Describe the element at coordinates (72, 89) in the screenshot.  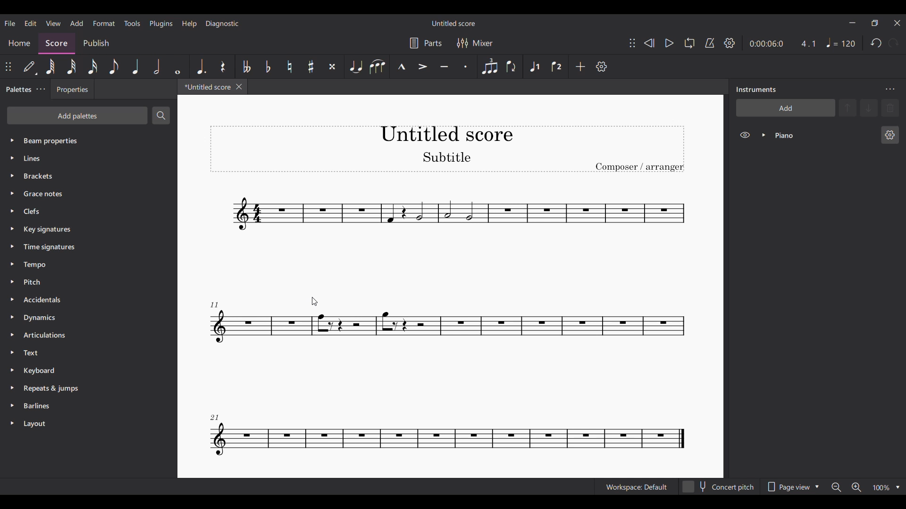
I see `Properties panel` at that location.